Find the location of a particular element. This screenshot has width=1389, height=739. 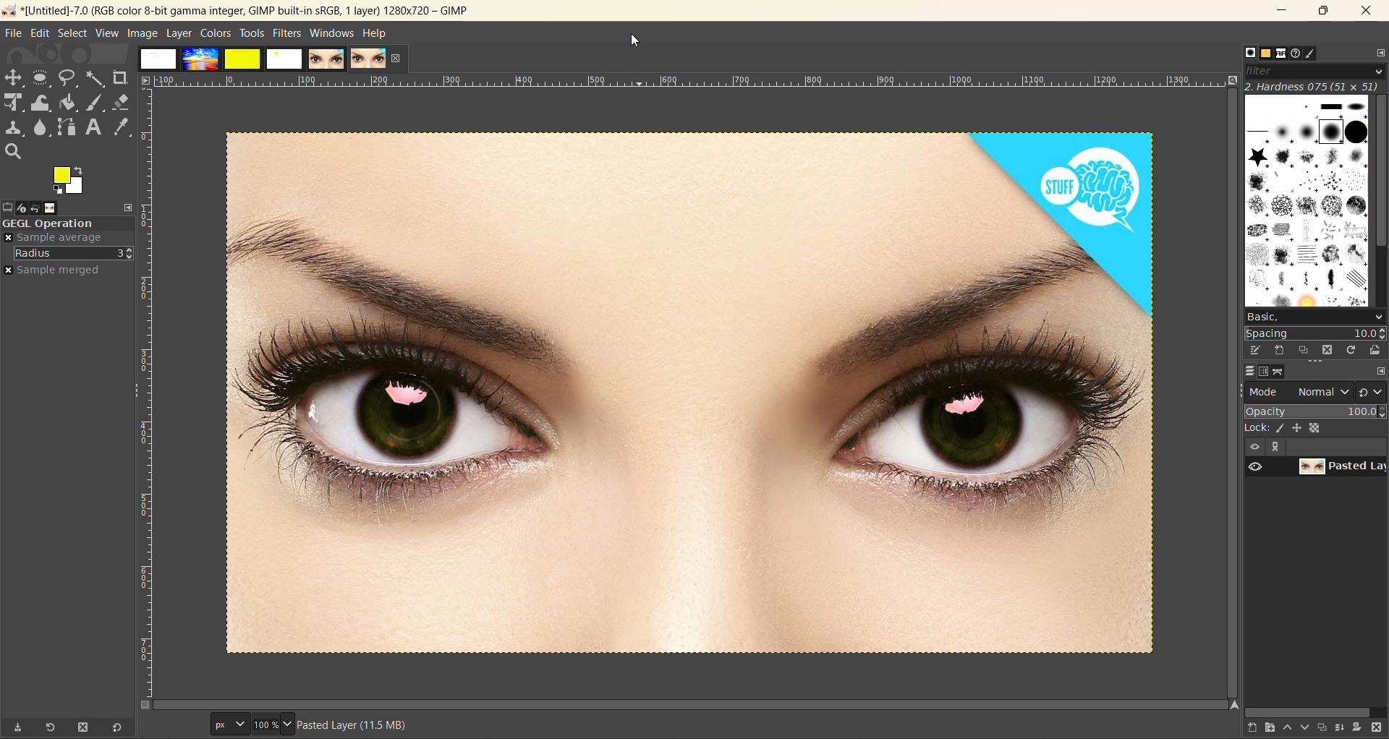

wrap transform is located at coordinates (41, 103).